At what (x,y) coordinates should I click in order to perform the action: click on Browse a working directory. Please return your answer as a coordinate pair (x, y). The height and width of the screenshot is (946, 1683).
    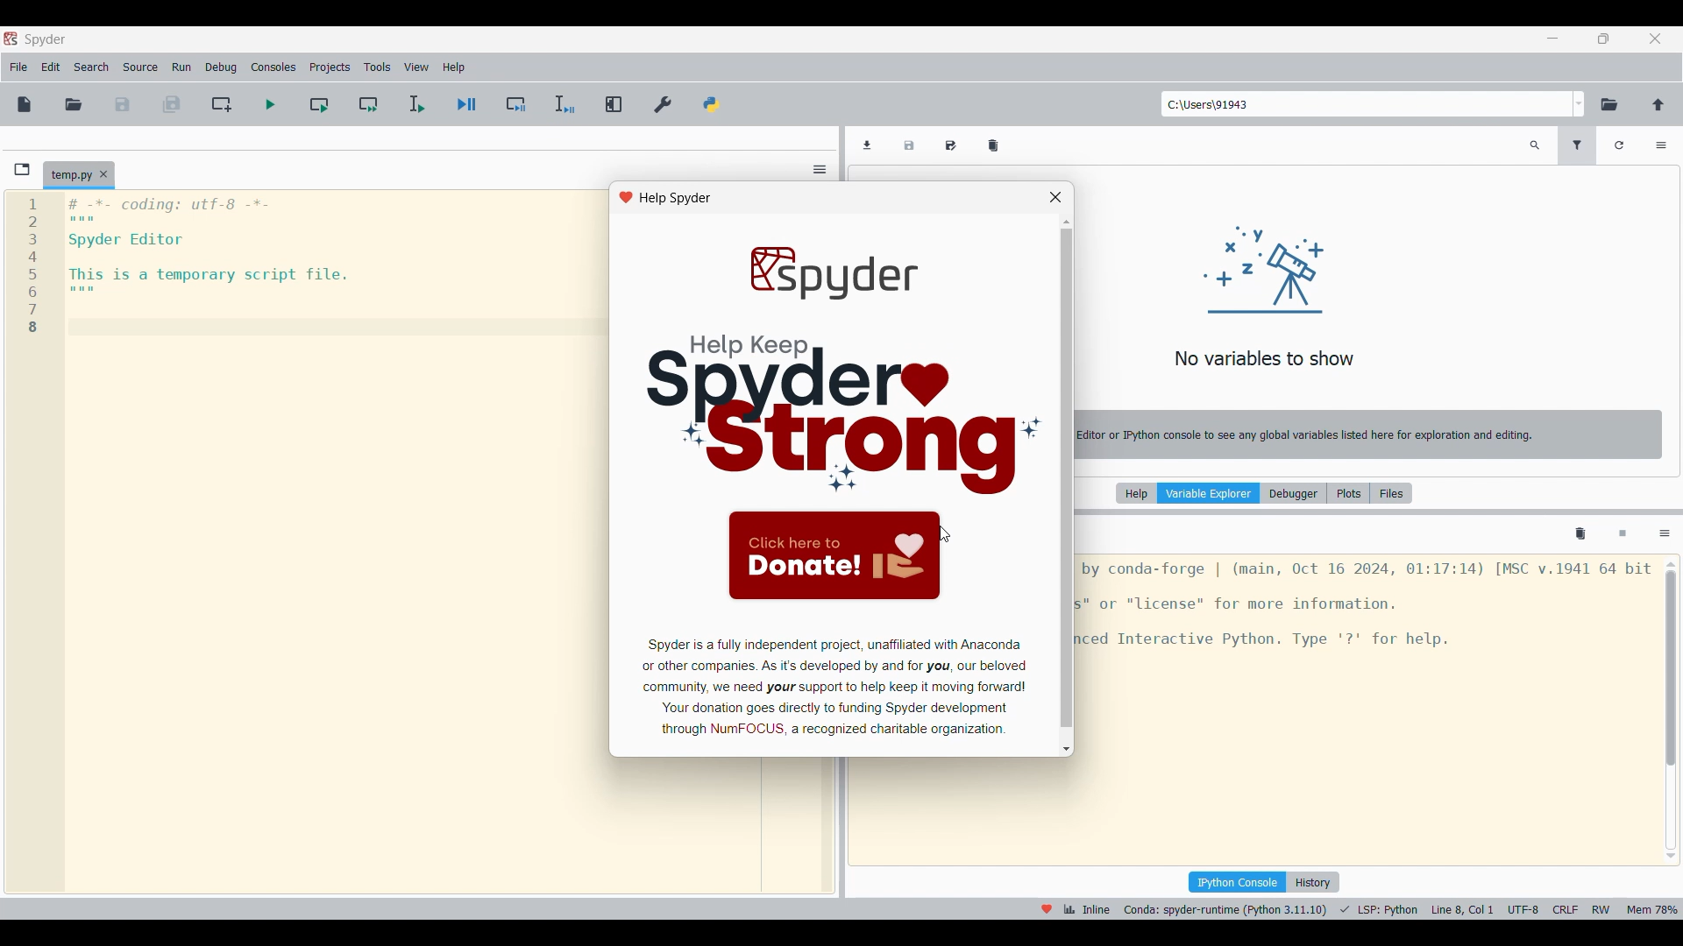
    Looking at the image, I should click on (1609, 104).